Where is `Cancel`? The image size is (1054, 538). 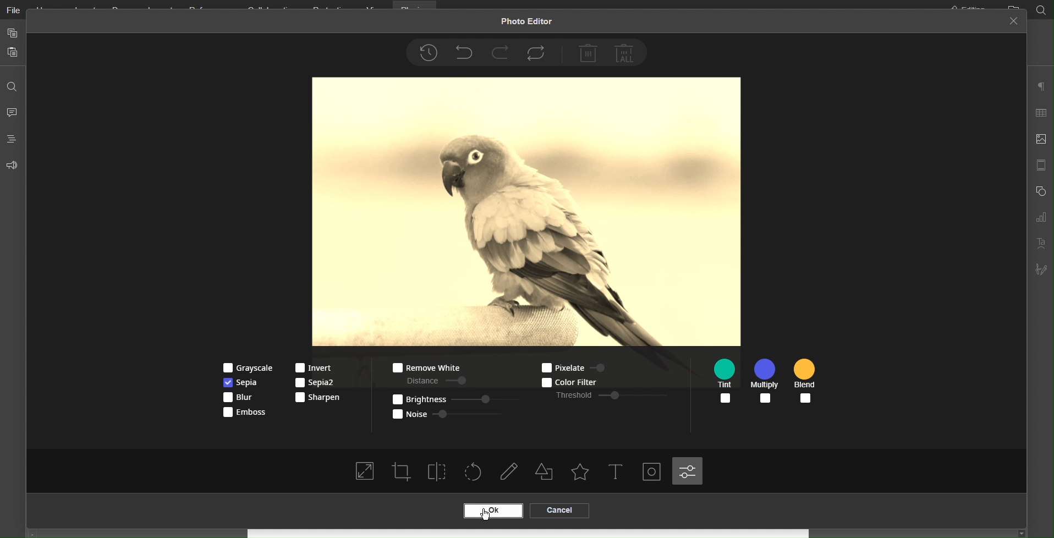 Cancel is located at coordinates (558, 510).